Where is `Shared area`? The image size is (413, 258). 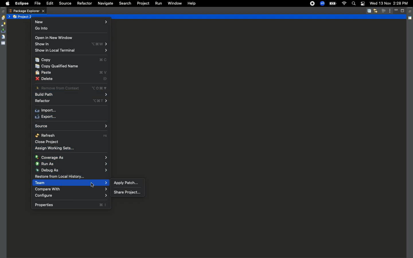
Shared area is located at coordinates (410, 19).